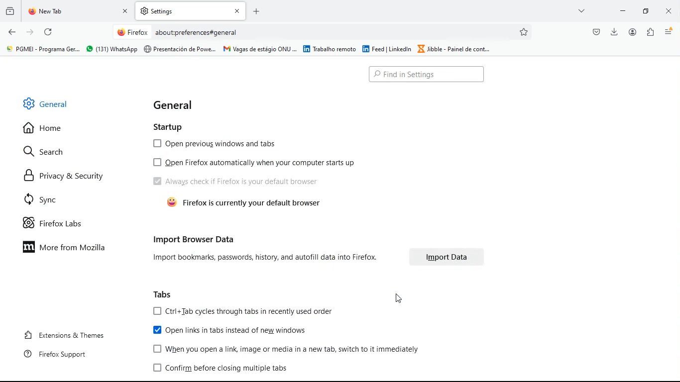 This screenshot has width=680, height=382. I want to click on download, so click(615, 32).